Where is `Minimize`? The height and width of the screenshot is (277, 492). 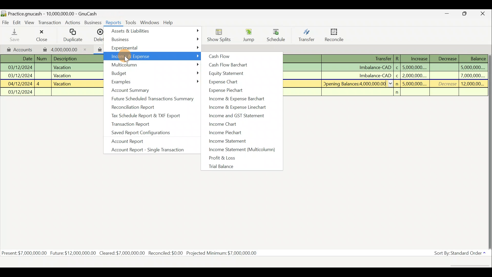
Minimize is located at coordinates (445, 14).